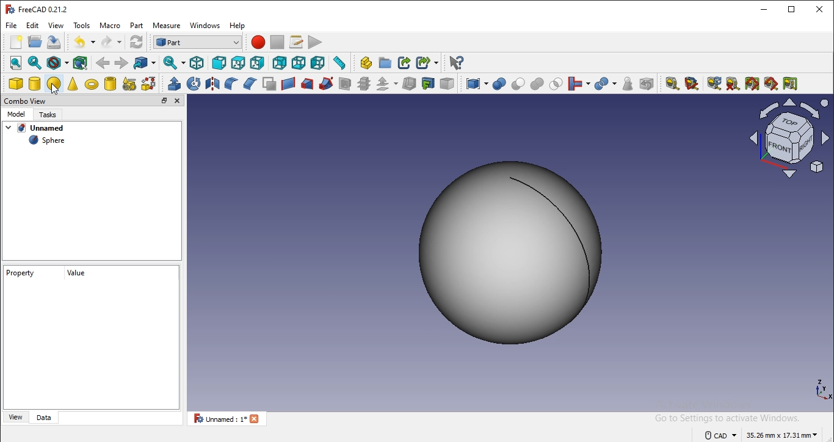 This screenshot has height=442, width=834. I want to click on combo view, so click(25, 101).